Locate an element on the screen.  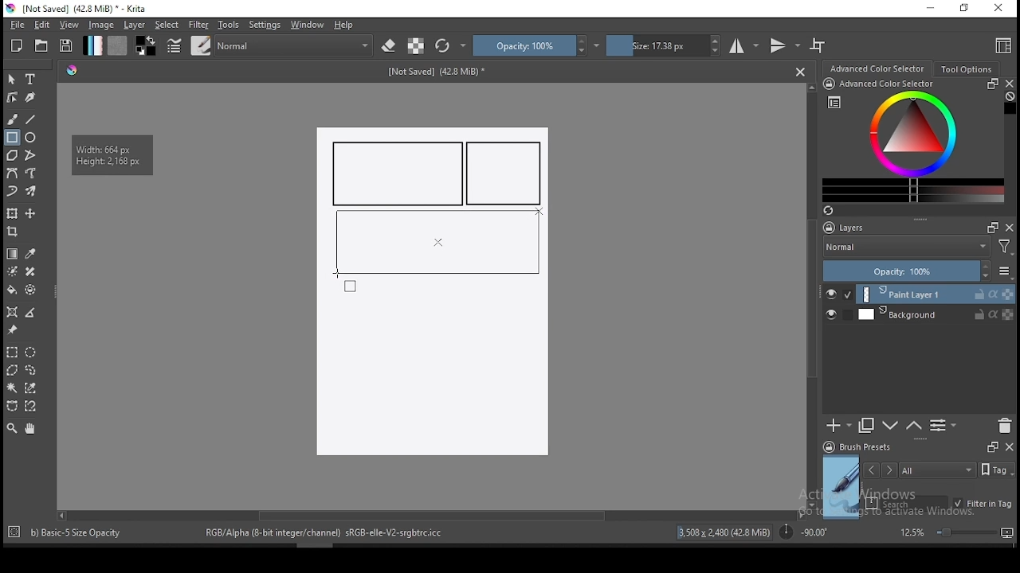
size is located at coordinates (664, 45).